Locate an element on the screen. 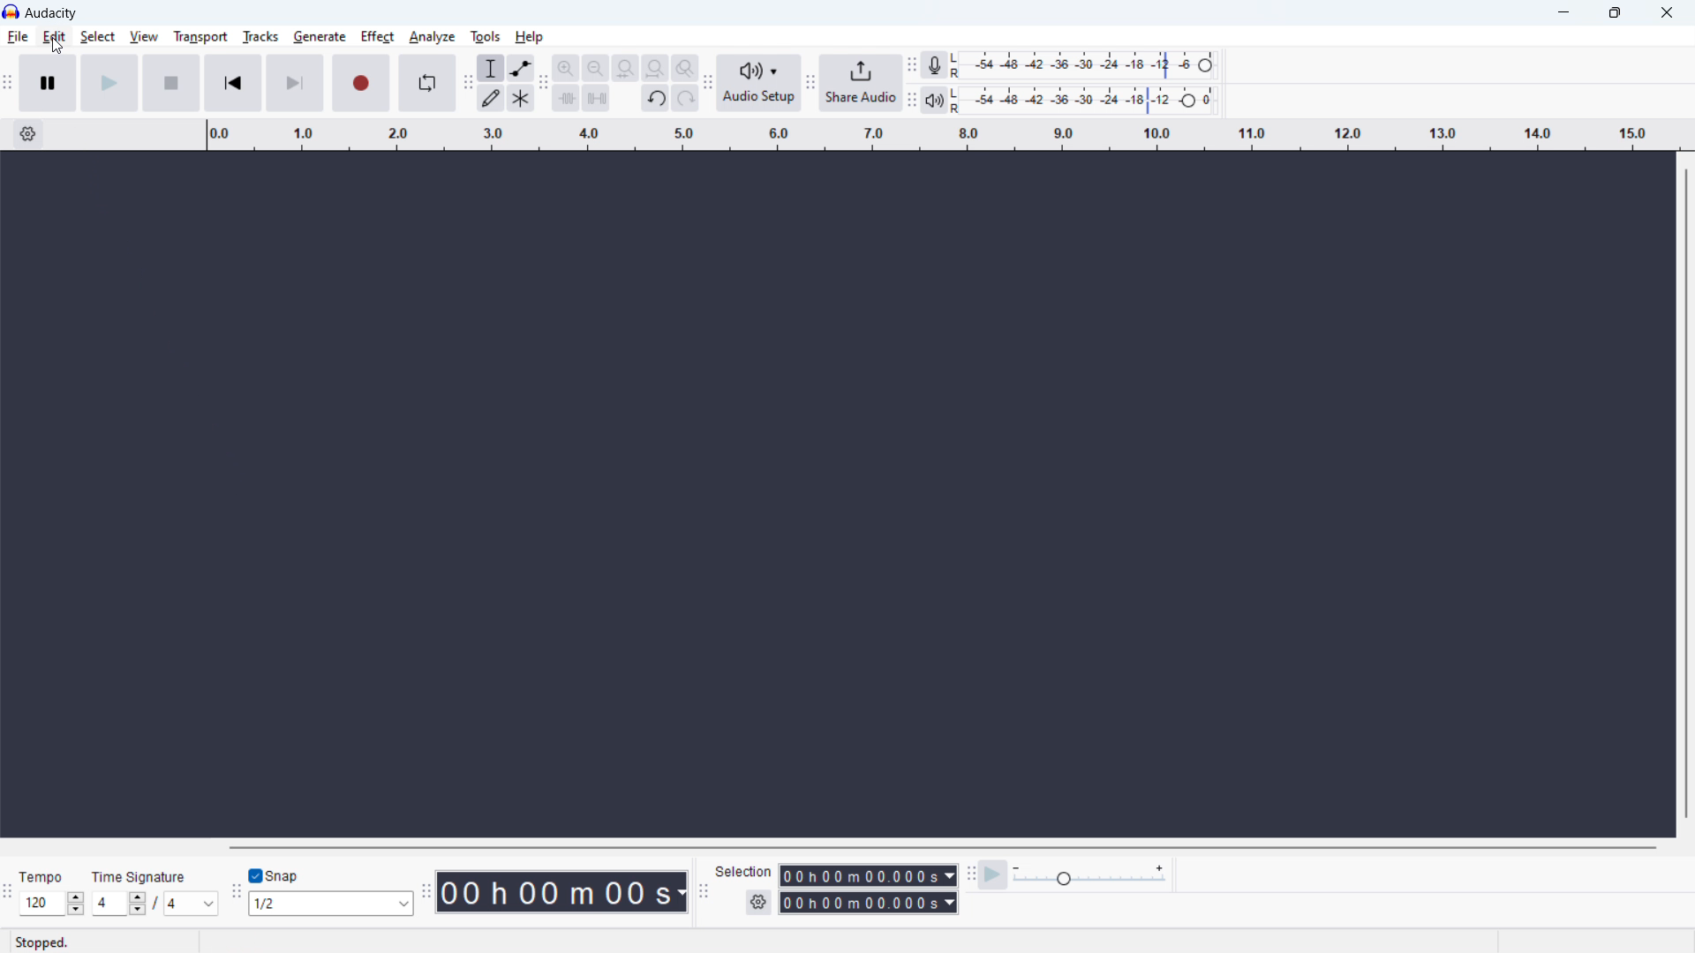 This screenshot has width=1695, height=953. playback speed is located at coordinates (1089, 876).